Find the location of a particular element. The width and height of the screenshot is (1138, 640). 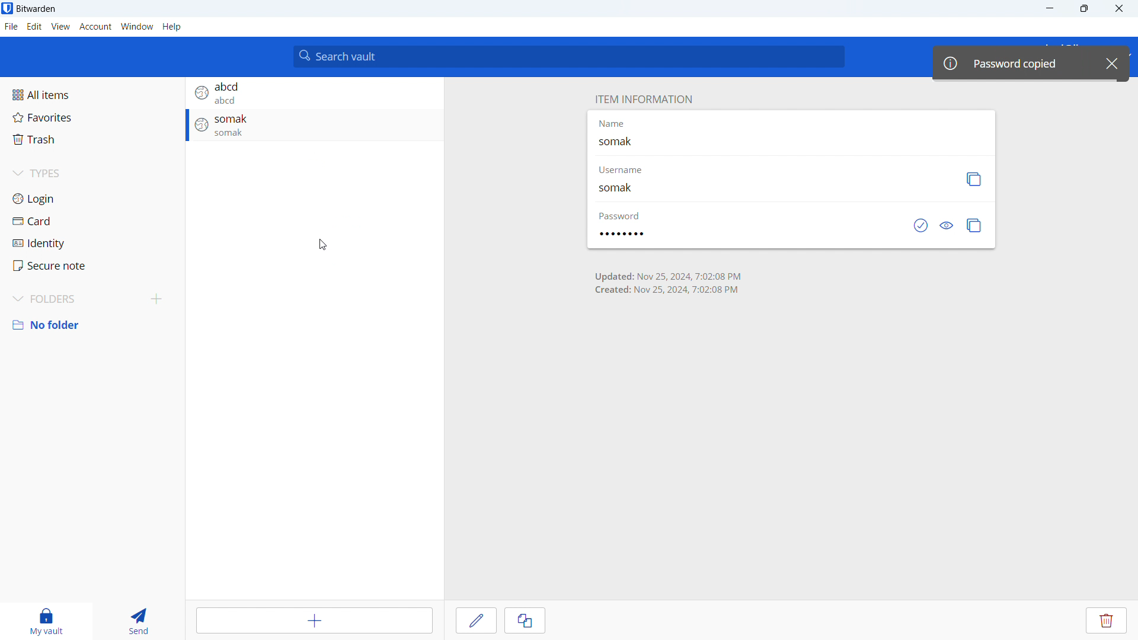

somak is located at coordinates (625, 190).